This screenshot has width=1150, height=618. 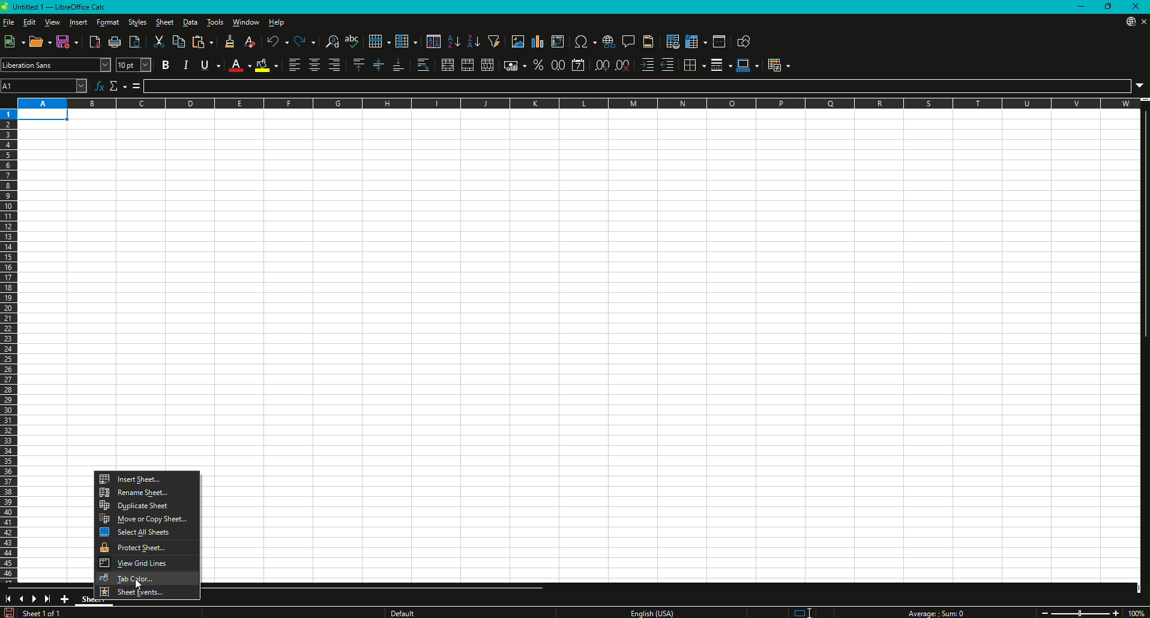 I want to click on Column, so click(x=407, y=41).